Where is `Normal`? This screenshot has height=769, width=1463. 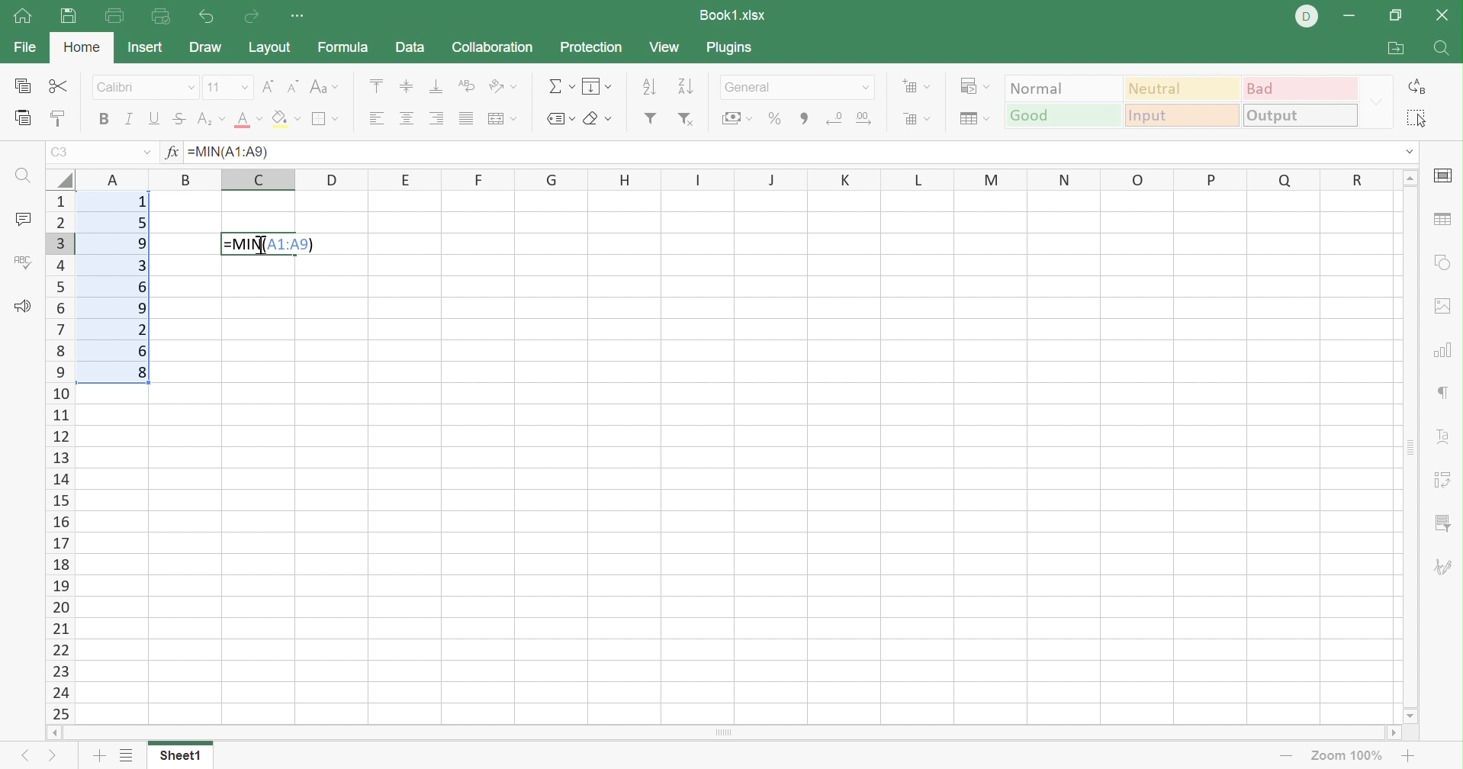
Normal is located at coordinates (1065, 87).